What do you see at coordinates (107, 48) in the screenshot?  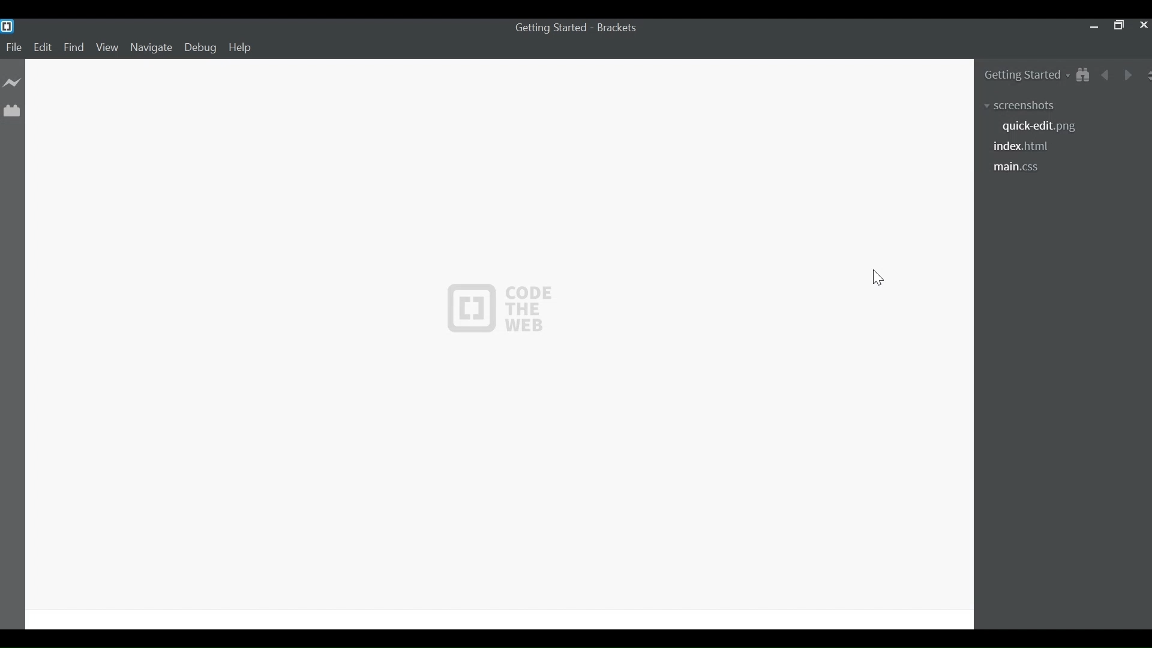 I see `View` at bounding box center [107, 48].